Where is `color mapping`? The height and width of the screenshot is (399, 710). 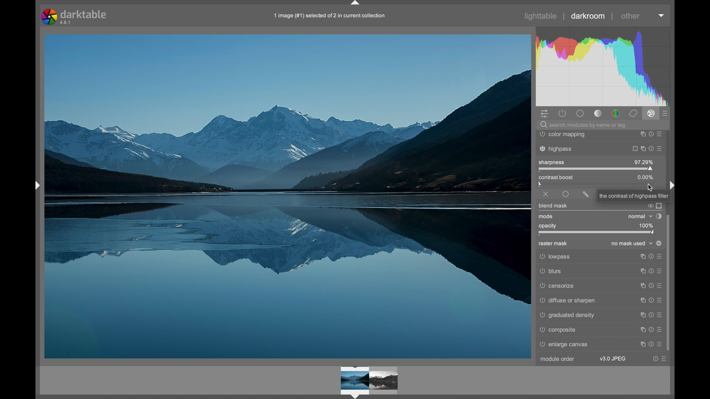
color mapping is located at coordinates (601, 135).